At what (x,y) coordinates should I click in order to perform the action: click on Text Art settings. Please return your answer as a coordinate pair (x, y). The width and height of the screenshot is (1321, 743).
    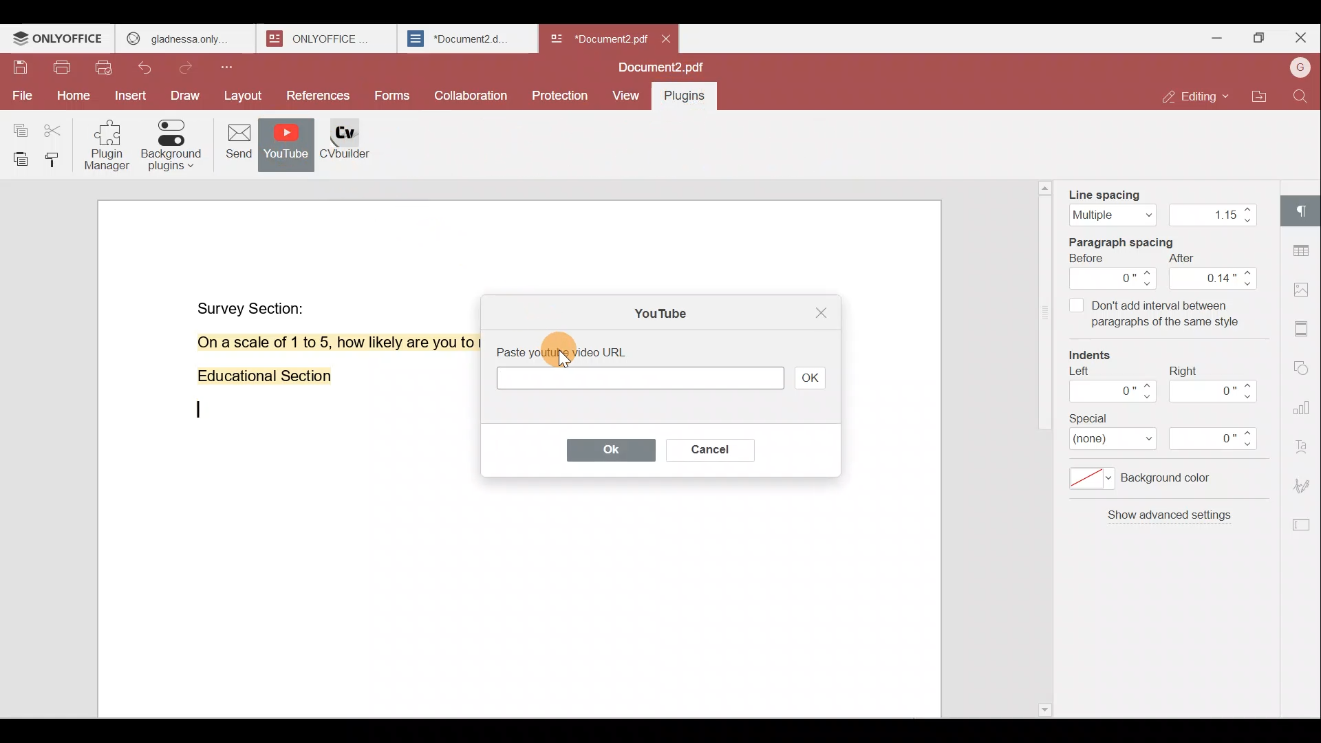
    Looking at the image, I should click on (1304, 443).